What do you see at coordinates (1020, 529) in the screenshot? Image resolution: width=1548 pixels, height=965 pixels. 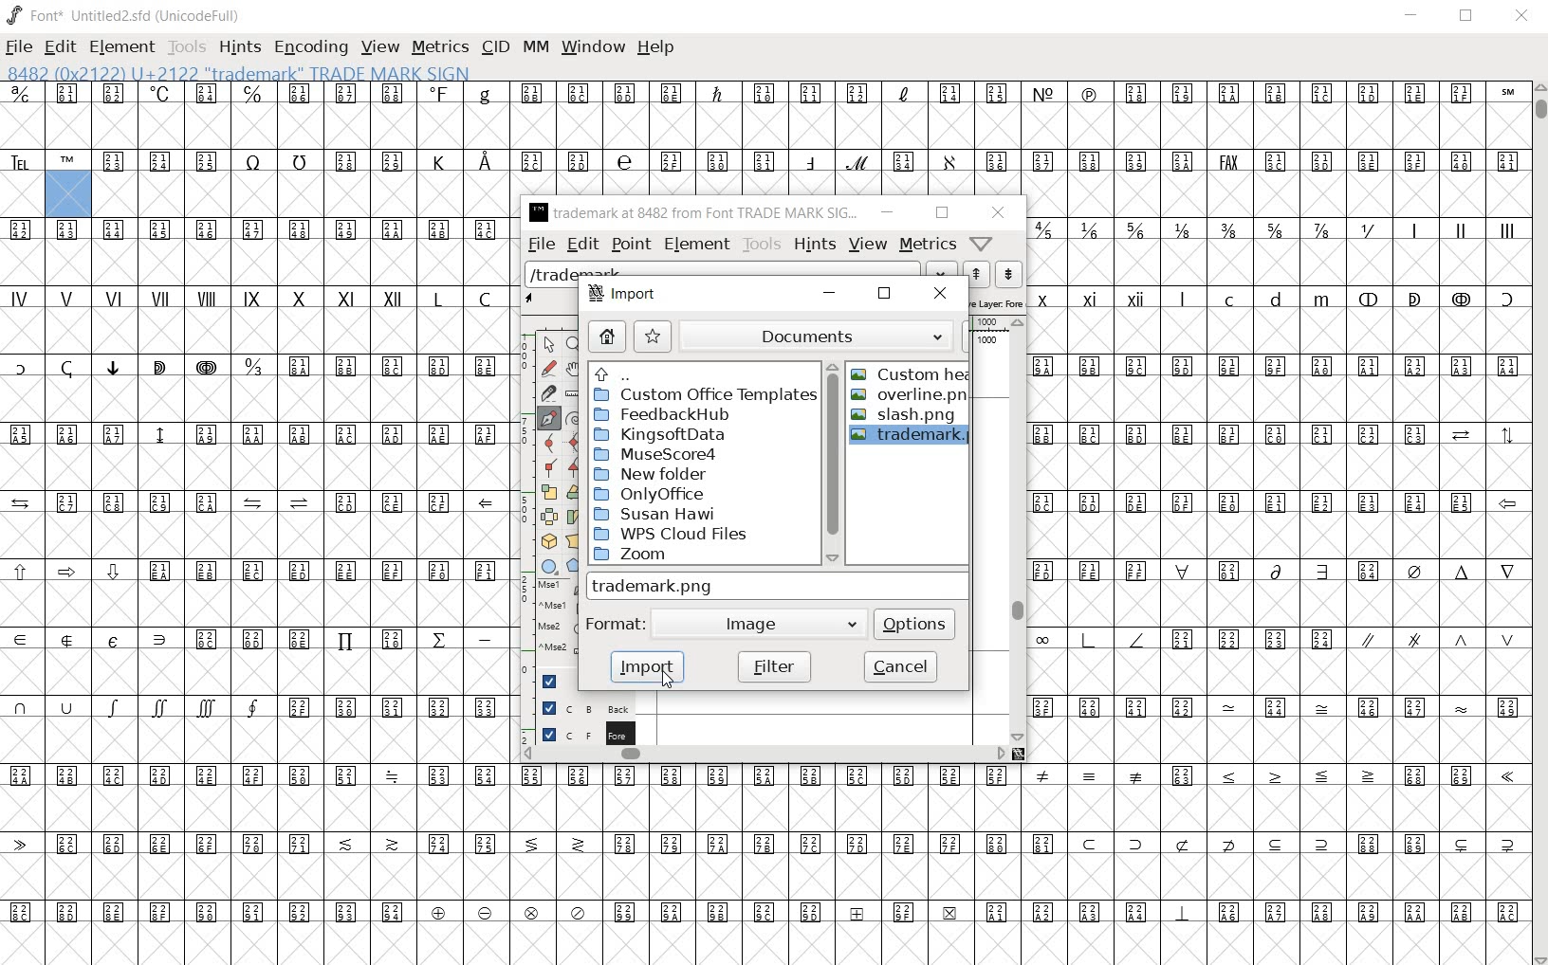 I see `scrollbar` at bounding box center [1020, 529].